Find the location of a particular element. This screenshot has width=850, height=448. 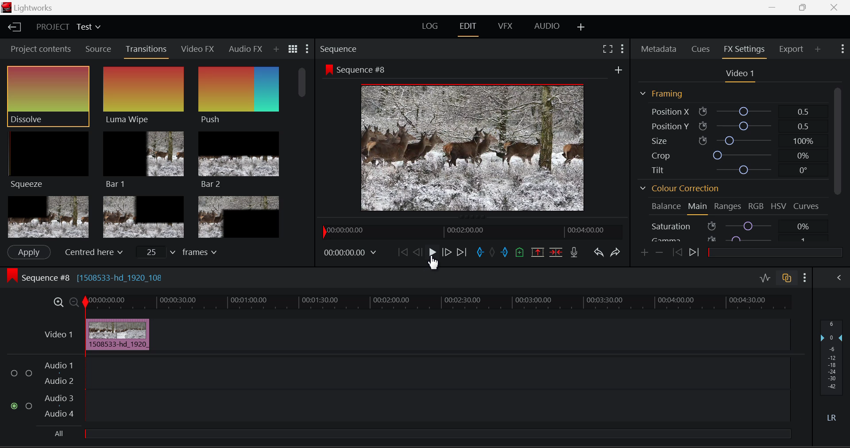

Restore Down is located at coordinates (775, 8).